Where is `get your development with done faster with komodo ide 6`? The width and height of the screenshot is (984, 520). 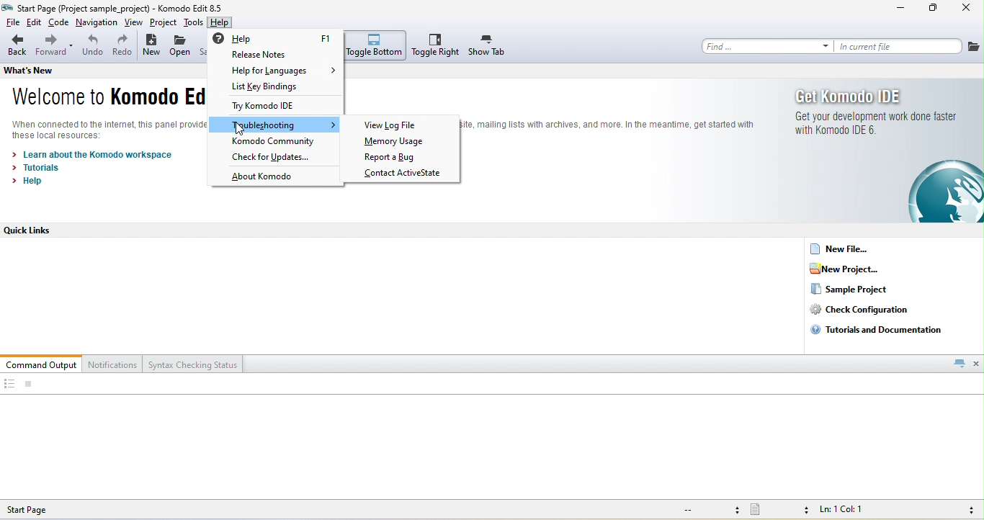 get your development with done faster with komodo ide 6 is located at coordinates (873, 124).